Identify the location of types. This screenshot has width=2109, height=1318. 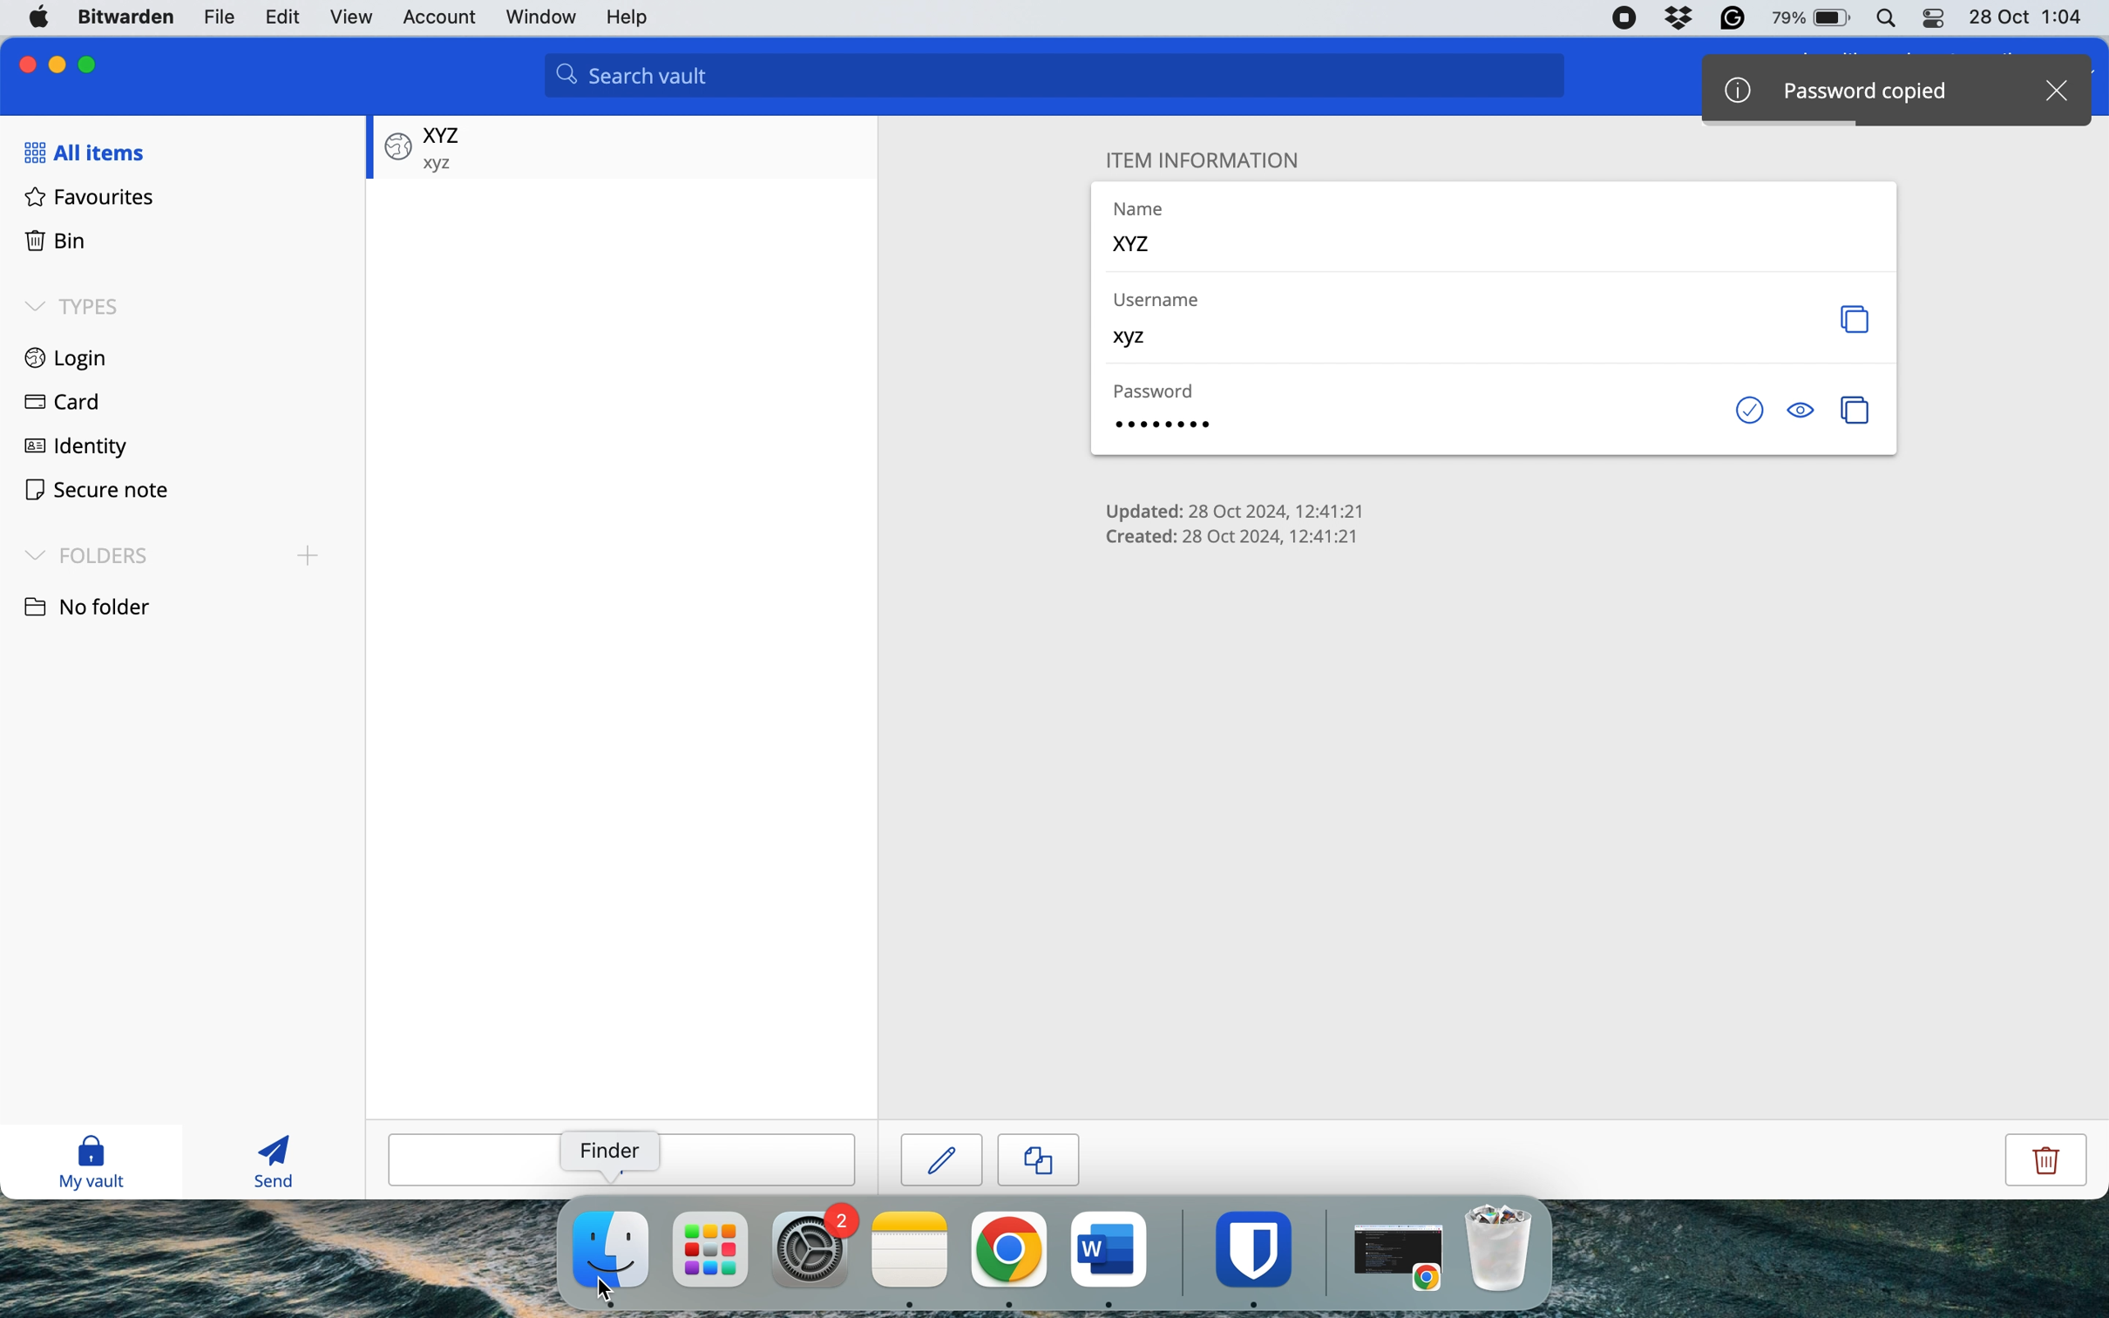
(80, 308).